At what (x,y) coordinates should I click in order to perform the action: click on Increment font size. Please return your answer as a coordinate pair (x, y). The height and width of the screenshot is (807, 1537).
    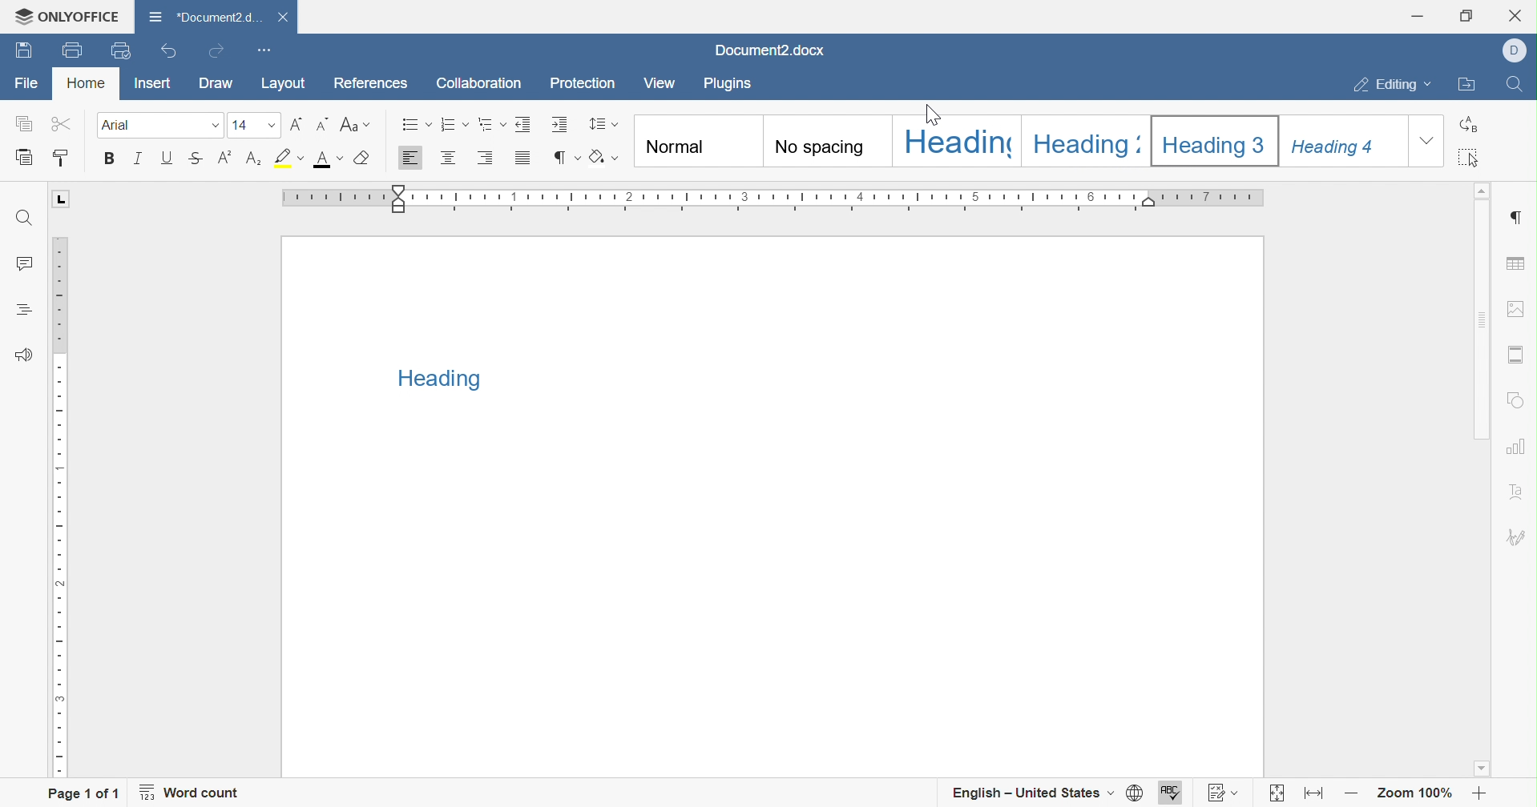
    Looking at the image, I should click on (292, 125).